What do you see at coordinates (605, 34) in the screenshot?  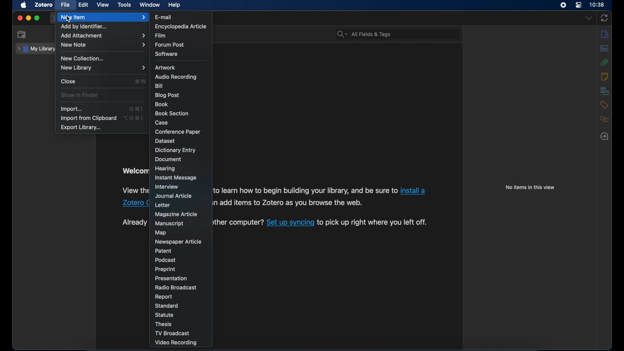 I see `info` at bounding box center [605, 34].